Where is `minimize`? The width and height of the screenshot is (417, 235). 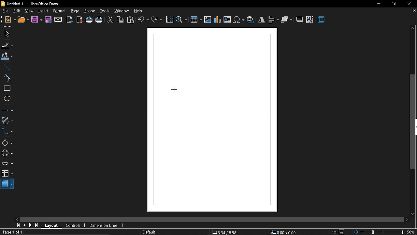 minimize is located at coordinates (379, 4).